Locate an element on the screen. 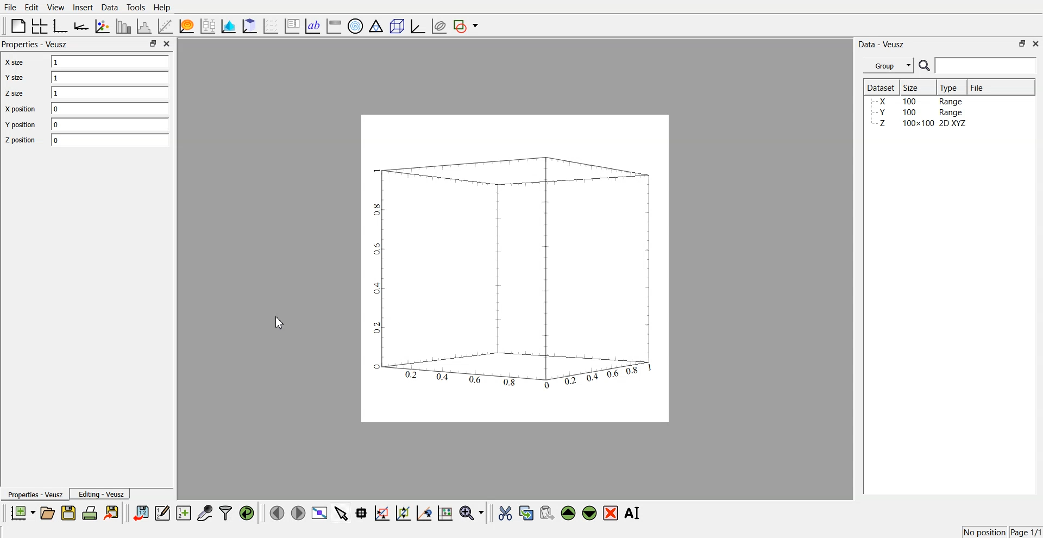  Recenter graph axes is located at coordinates (425, 512).